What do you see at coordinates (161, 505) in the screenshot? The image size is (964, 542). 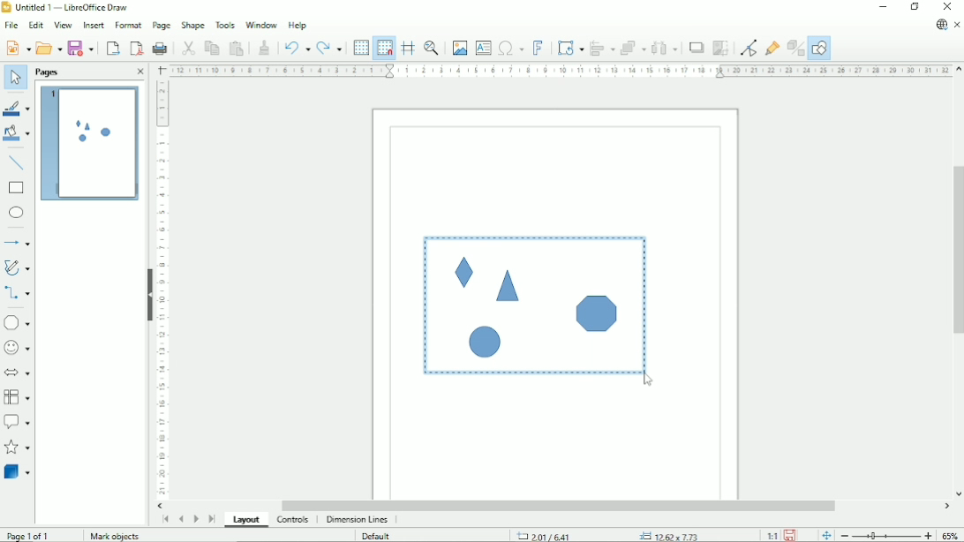 I see `Horizontal scroll button` at bounding box center [161, 505].